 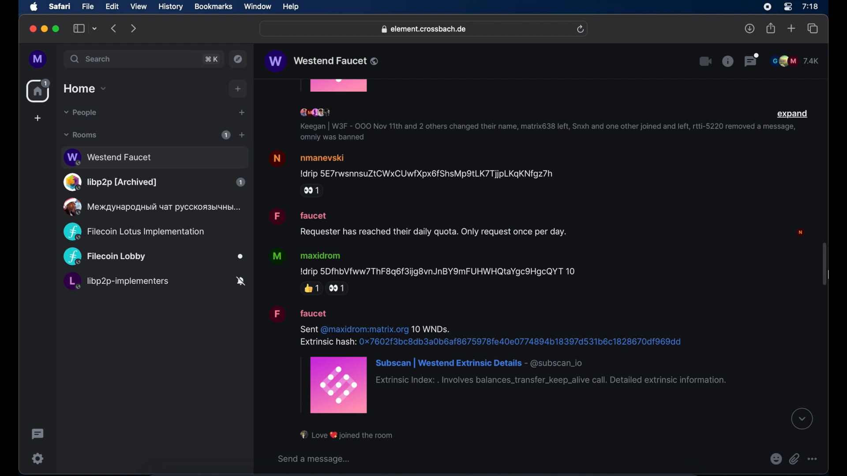 What do you see at coordinates (81, 135) in the screenshot?
I see `rooms dropdown` at bounding box center [81, 135].